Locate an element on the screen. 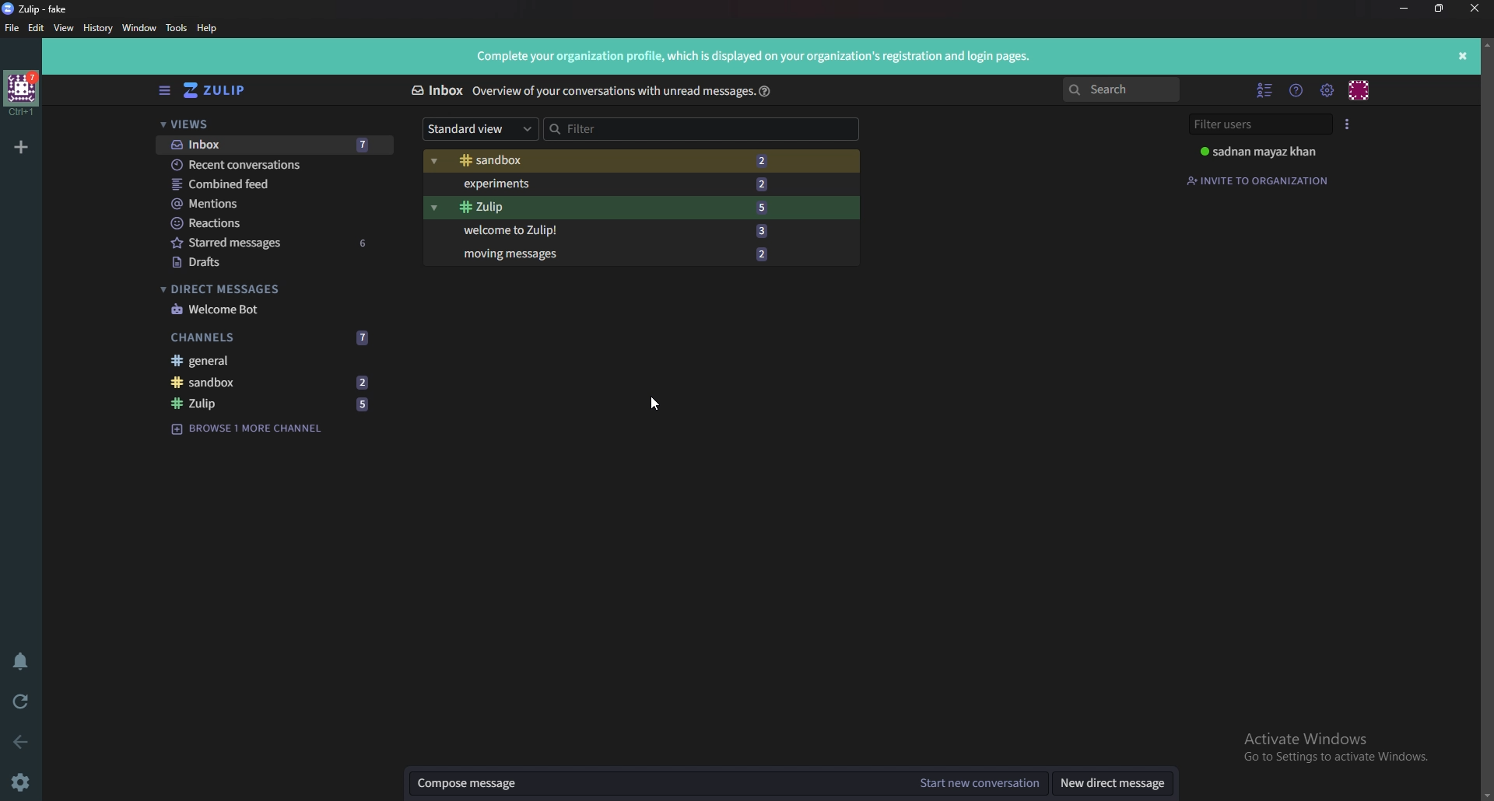 Image resolution: width=1494 pixels, height=801 pixels. Compose message is located at coordinates (658, 784).